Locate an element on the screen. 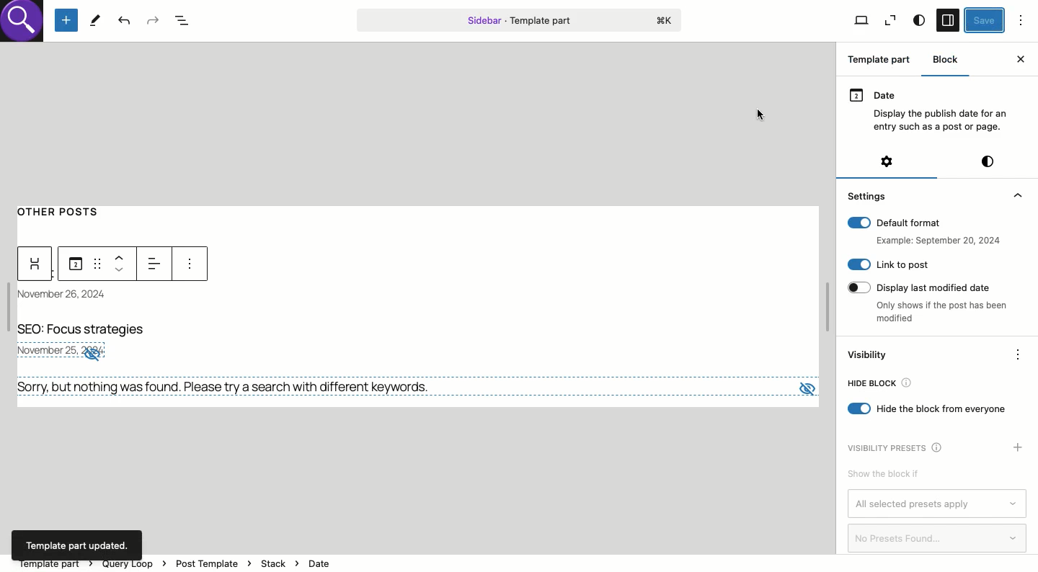 Image resolution: width=1038 pixels, height=572 pixels. Style is located at coordinates (918, 21).